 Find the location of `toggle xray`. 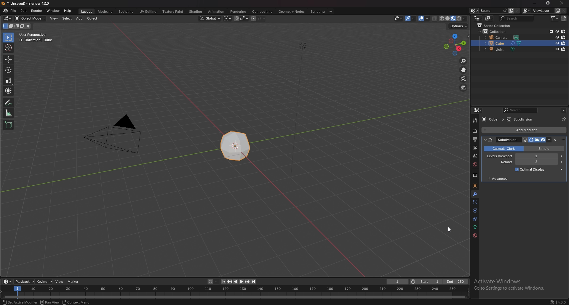

toggle xray is located at coordinates (435, 18).